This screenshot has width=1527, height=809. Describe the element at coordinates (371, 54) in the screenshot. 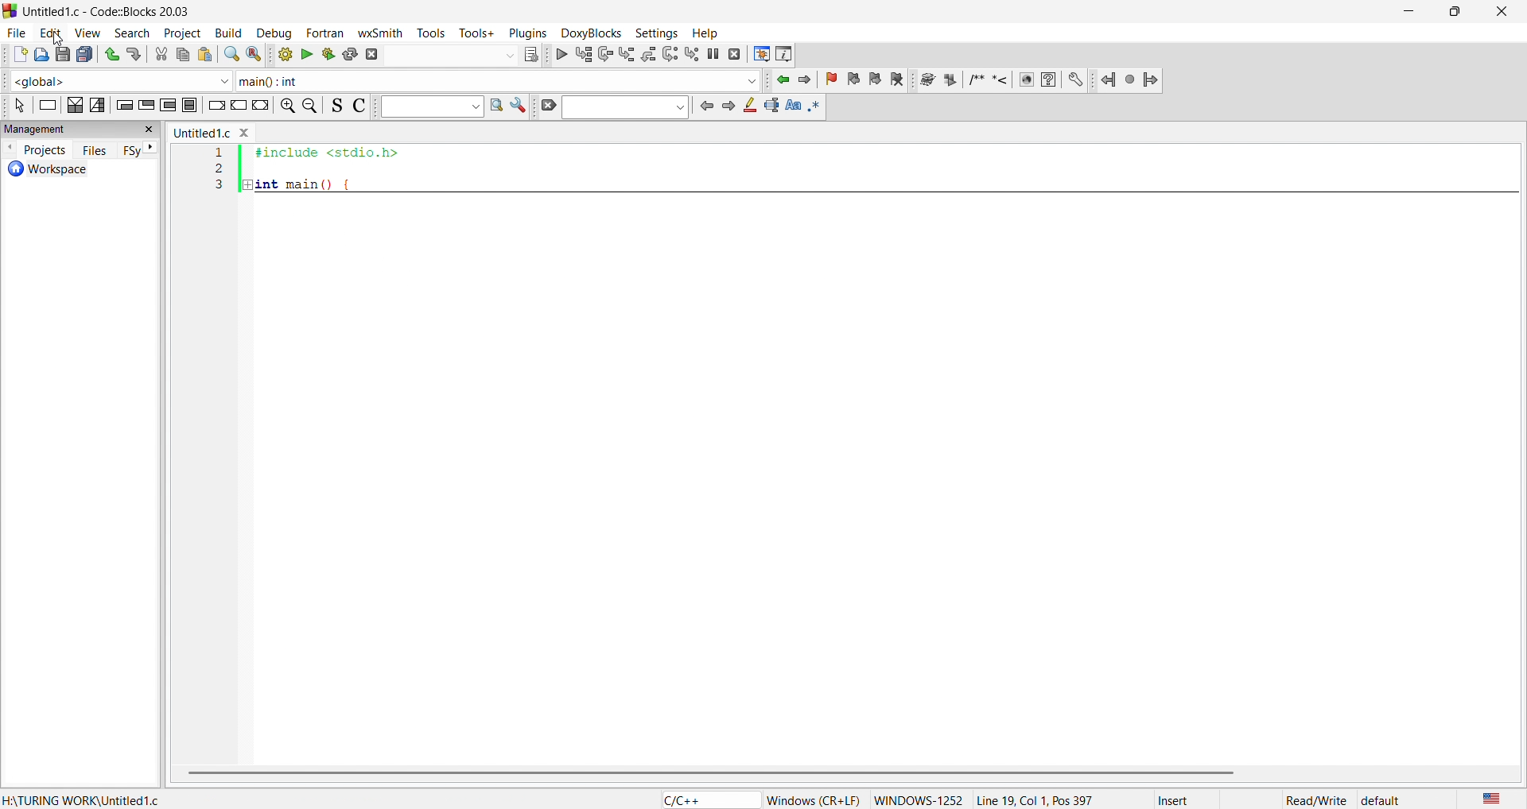

I see `abort` at that location.